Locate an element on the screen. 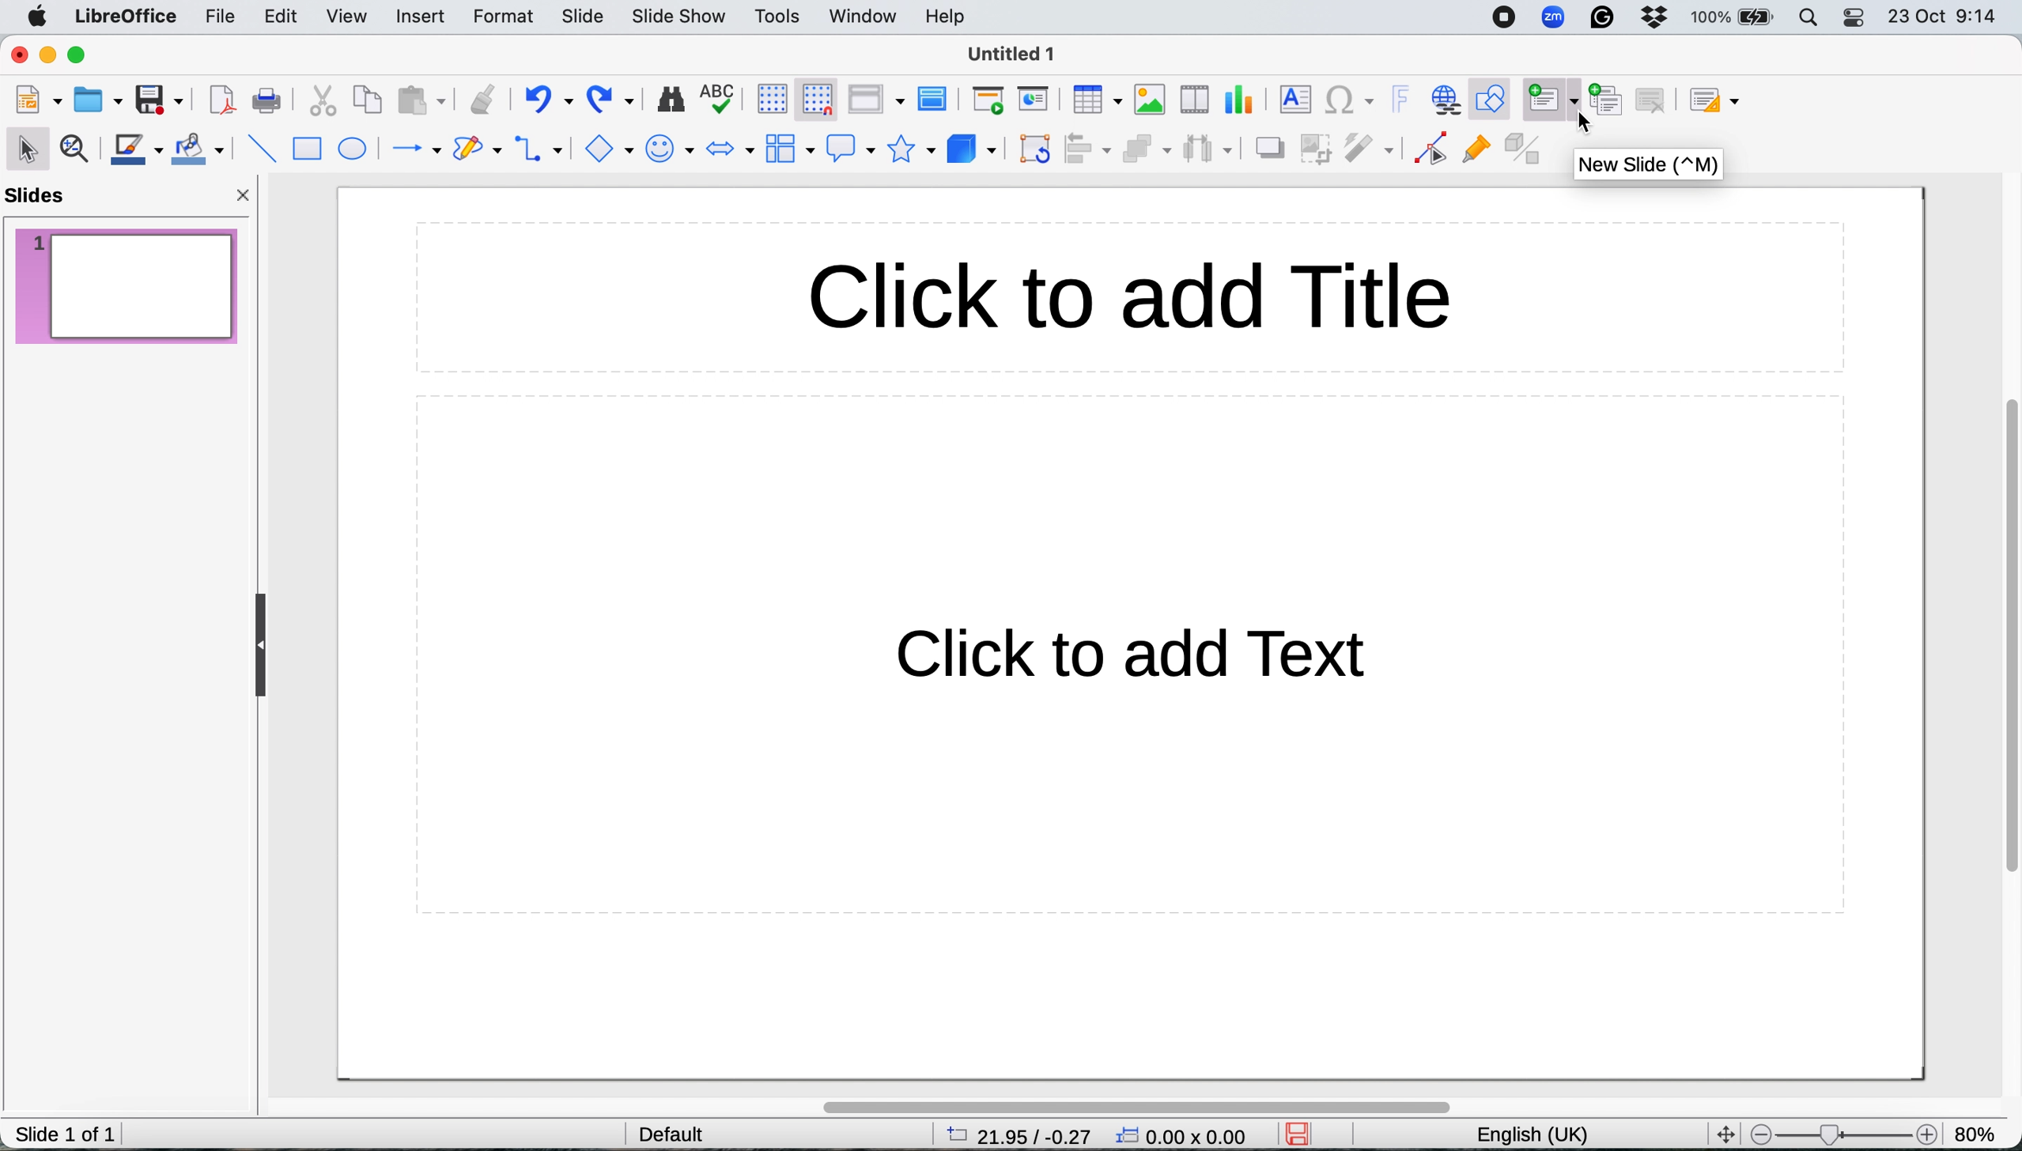 This screenshot has height=1151, width=2022. stars and banners is located at coordinates (916, 151).